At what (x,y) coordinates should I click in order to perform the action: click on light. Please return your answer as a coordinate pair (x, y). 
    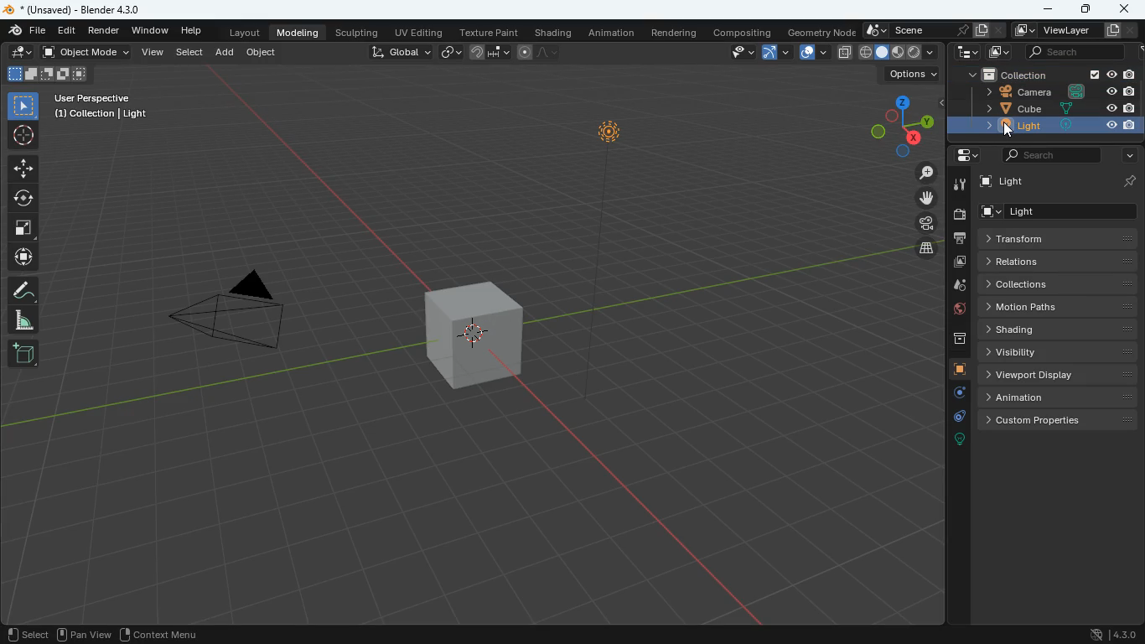
    Looking at the image, I should click on (1060, 181).